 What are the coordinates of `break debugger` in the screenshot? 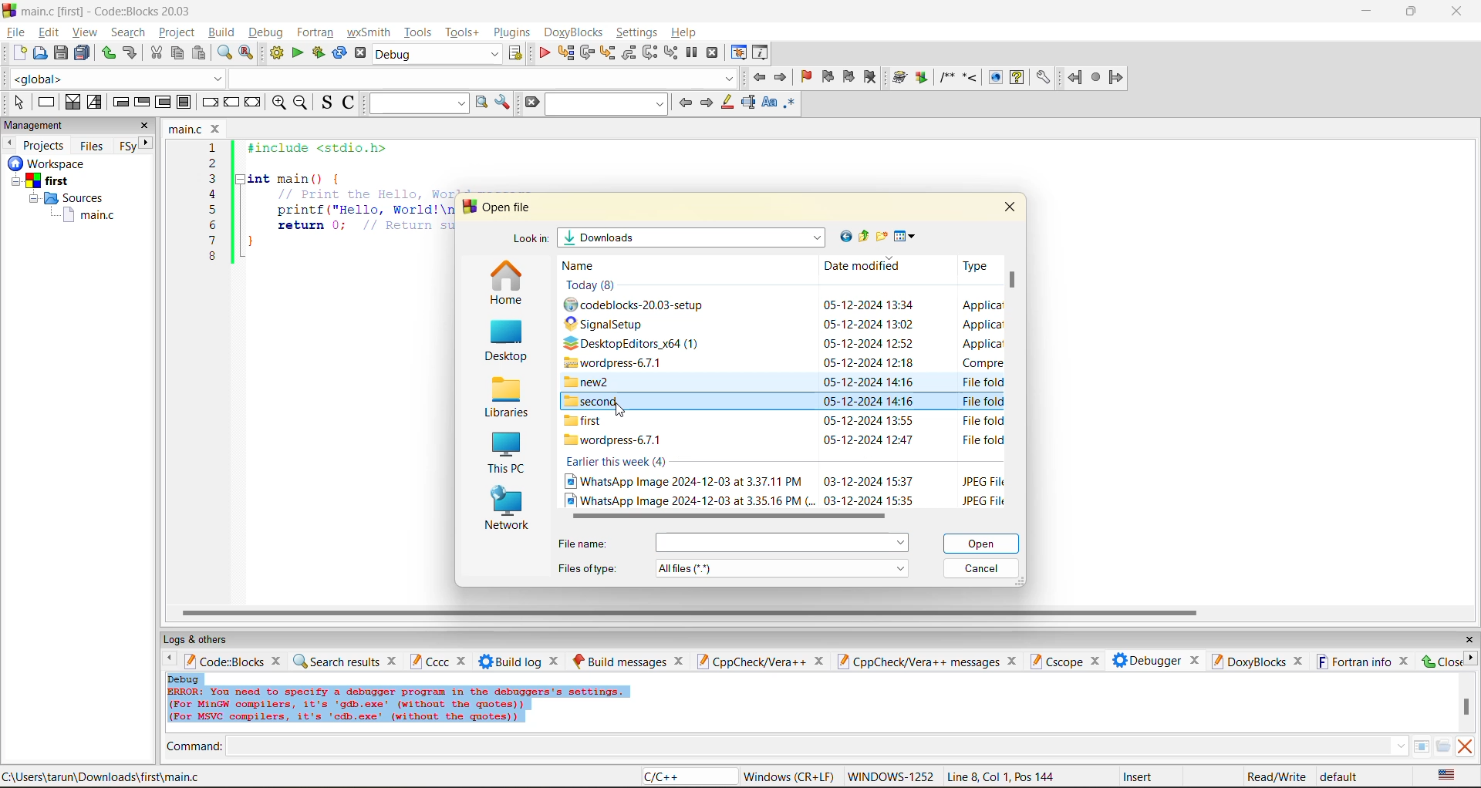 It's located at (691, 53).